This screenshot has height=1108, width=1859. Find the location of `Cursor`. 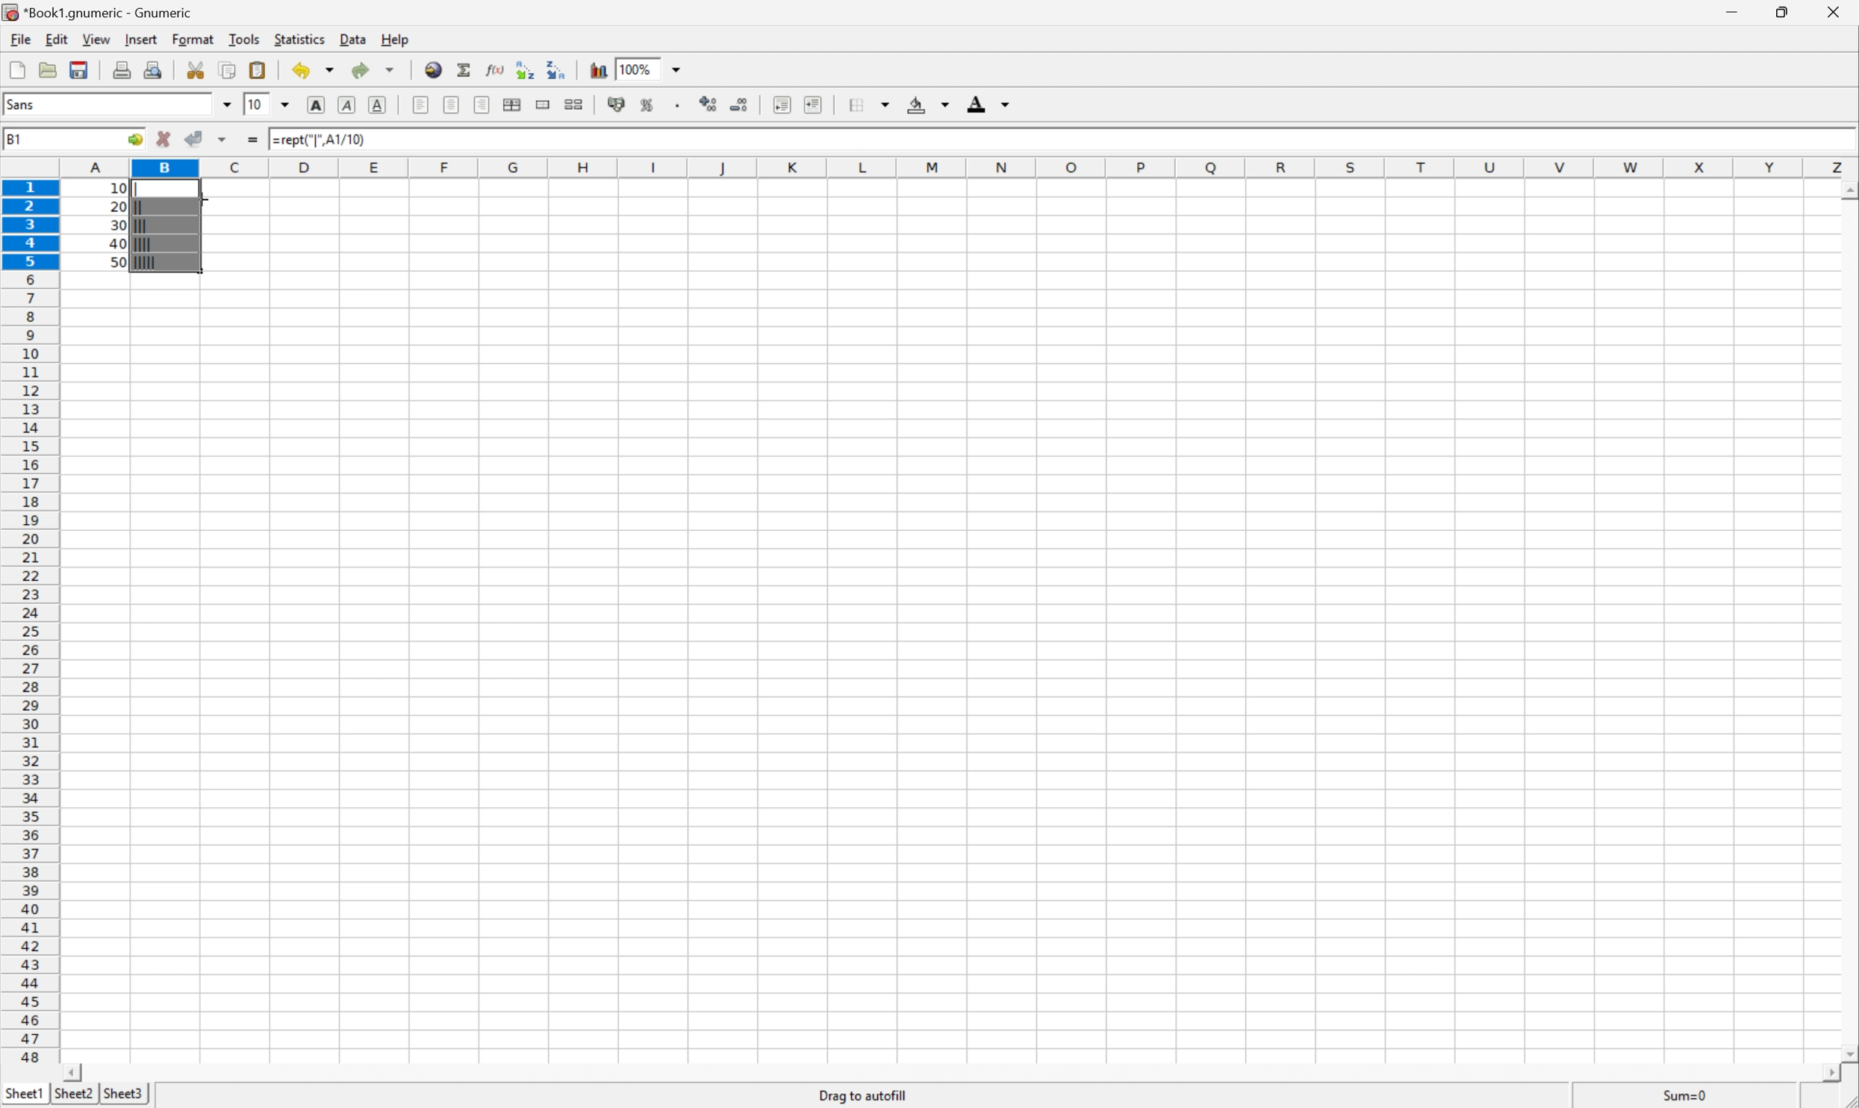

Cursor is located at coordinates (150, 188).